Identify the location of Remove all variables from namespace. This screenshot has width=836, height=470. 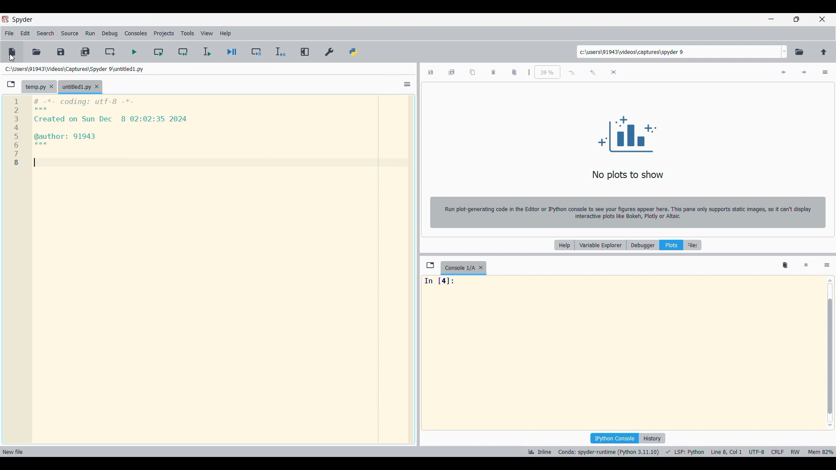
(785, 265).